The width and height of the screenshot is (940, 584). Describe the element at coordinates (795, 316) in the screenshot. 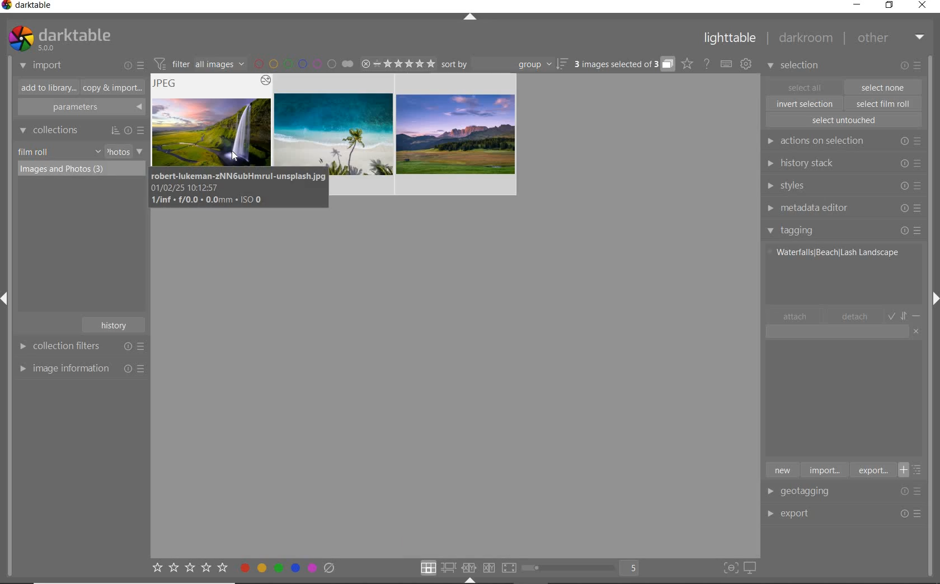

I see `attach` at that location.